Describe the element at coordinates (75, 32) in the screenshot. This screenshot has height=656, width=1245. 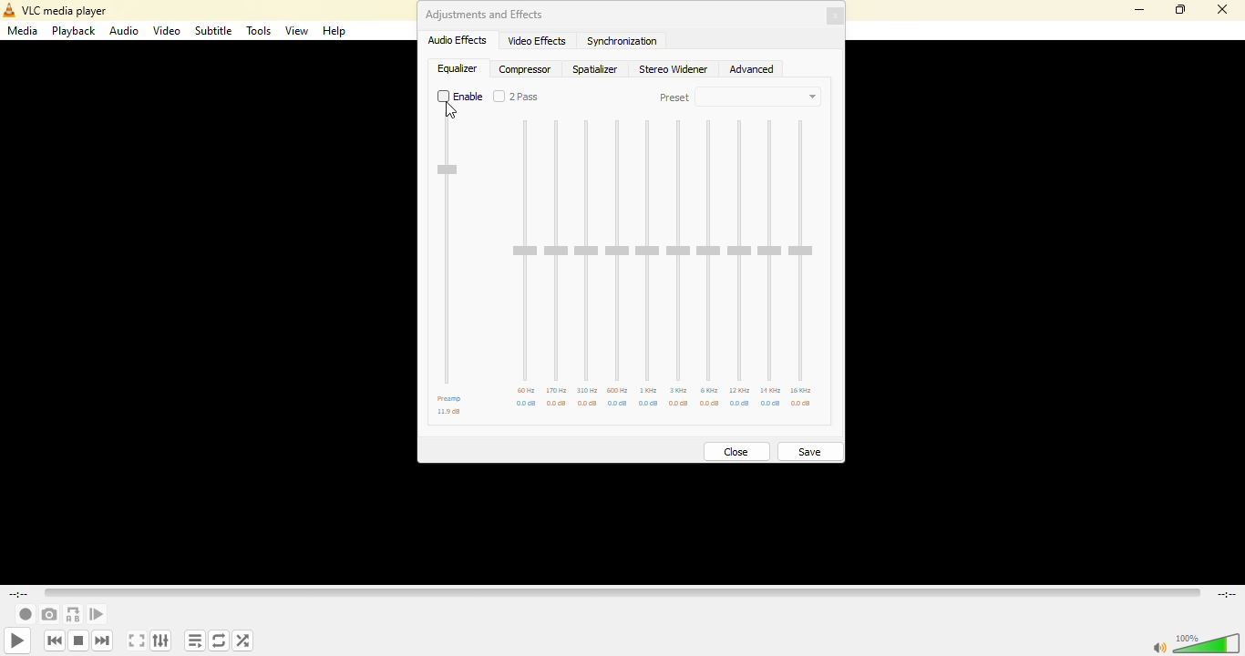
I see `playback` at that location.